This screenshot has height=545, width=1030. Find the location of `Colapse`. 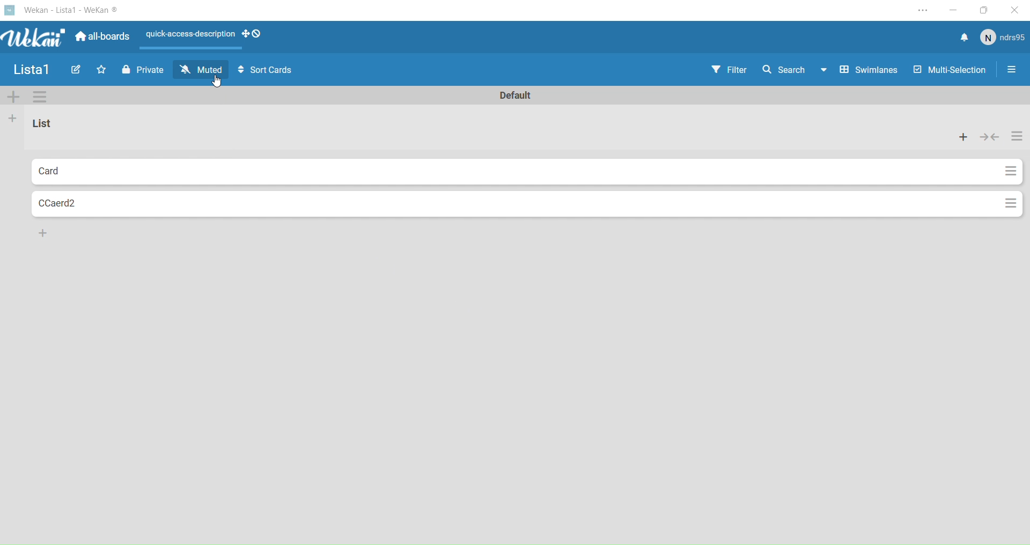

Colapse is located at coordinates (991, 137).